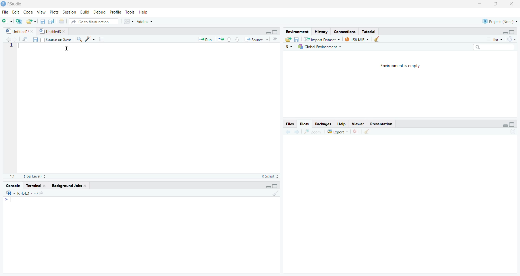 Image resolution: width=520 pixels, height=276 pixels. What do you see at coordinates (513, 4) in the screenshot?
I see `close` at bounding box center [513, 4].